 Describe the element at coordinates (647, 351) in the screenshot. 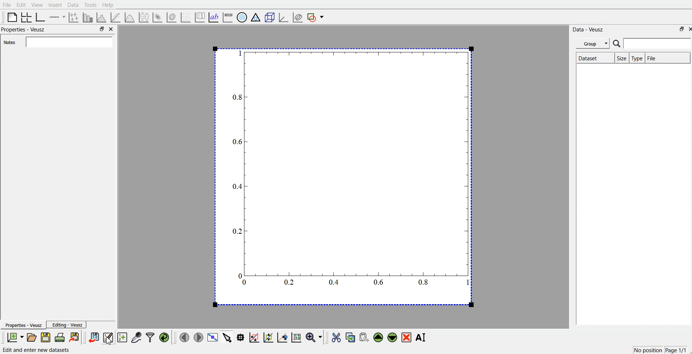

I see `No position` at that location.